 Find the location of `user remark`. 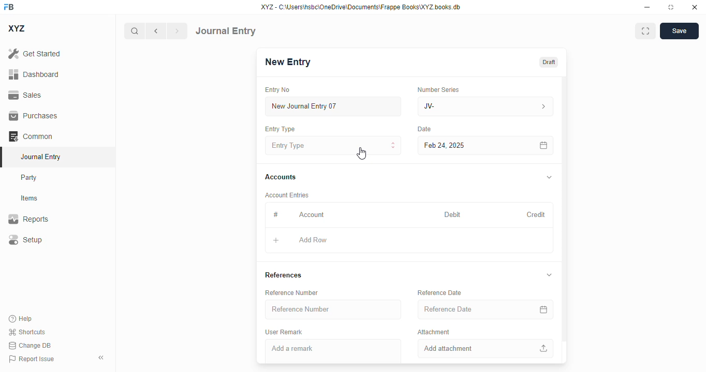

user remark is located at coordinates (285, 332).